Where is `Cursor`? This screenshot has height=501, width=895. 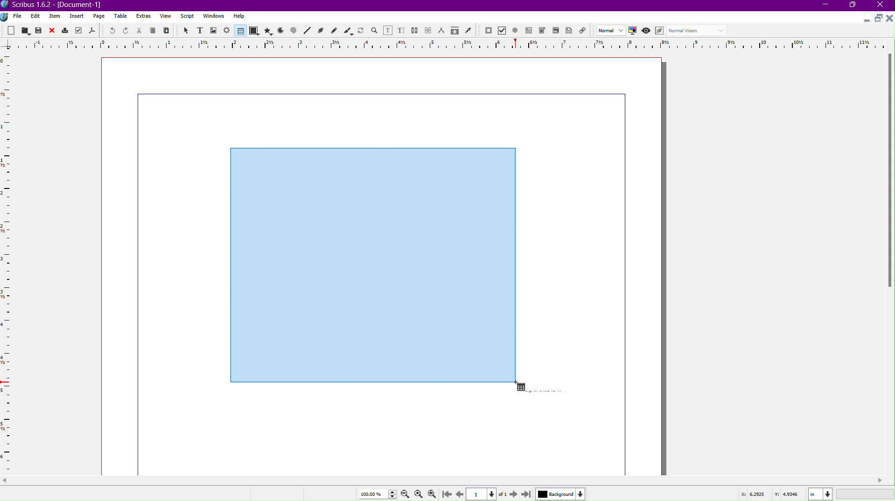 Cursor is located at coordinates (519, 387).